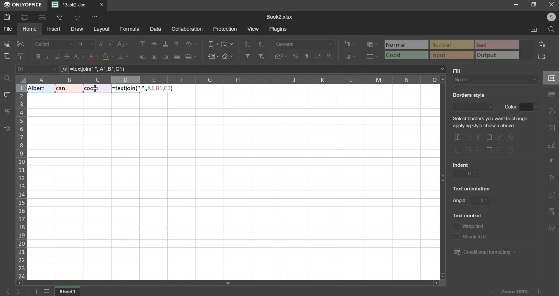  I want to click on align middle, so click(155, 44).